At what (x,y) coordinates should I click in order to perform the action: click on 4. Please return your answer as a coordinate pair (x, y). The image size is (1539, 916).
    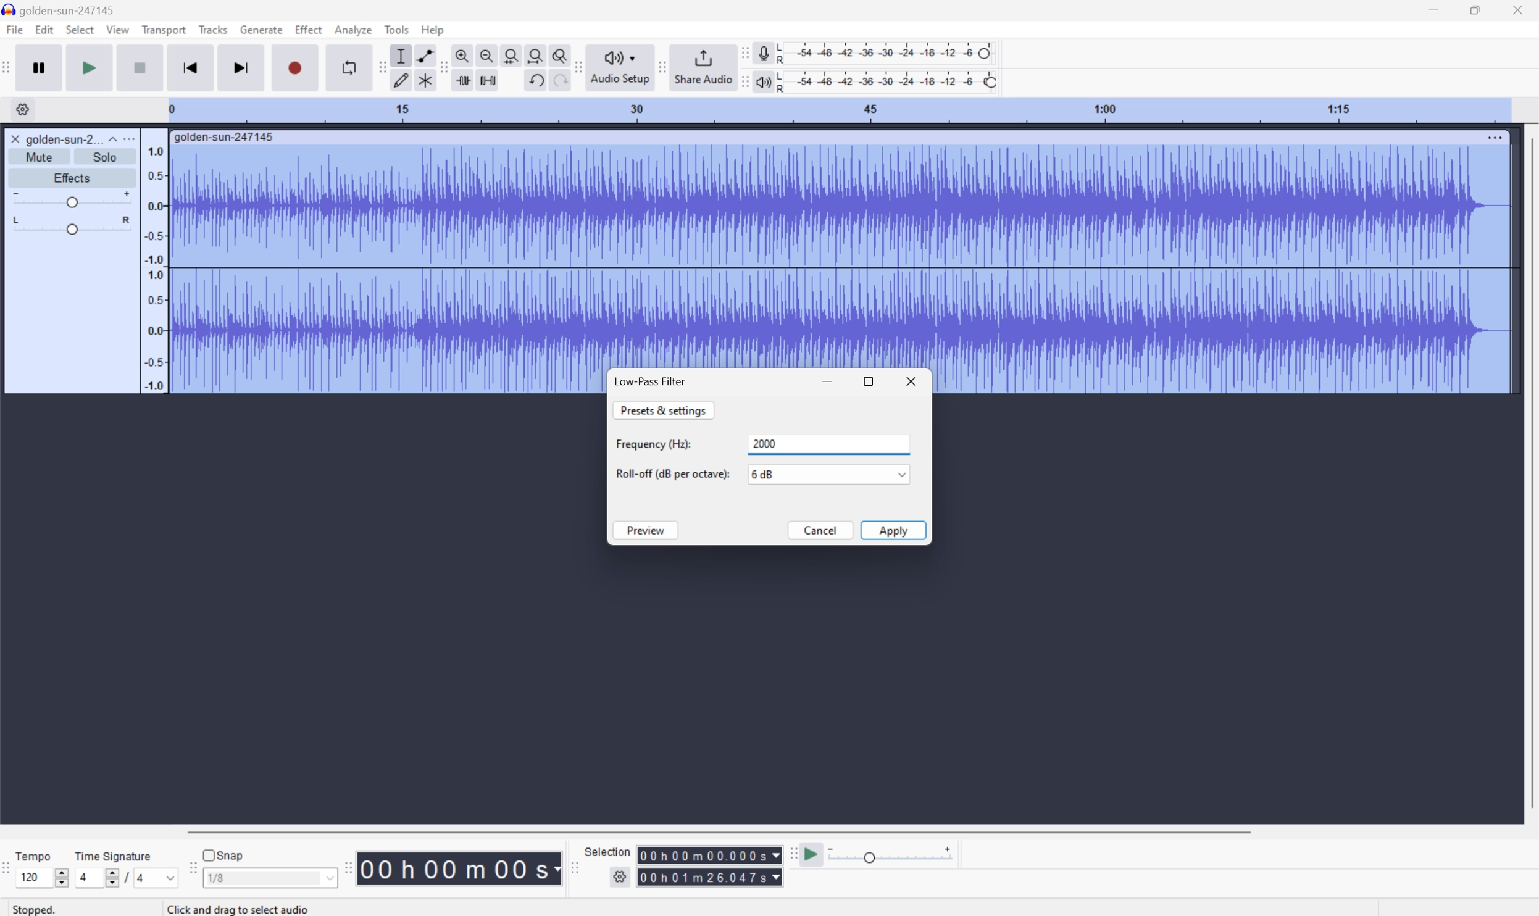
    Looking at the image, I should click on (158, 878).